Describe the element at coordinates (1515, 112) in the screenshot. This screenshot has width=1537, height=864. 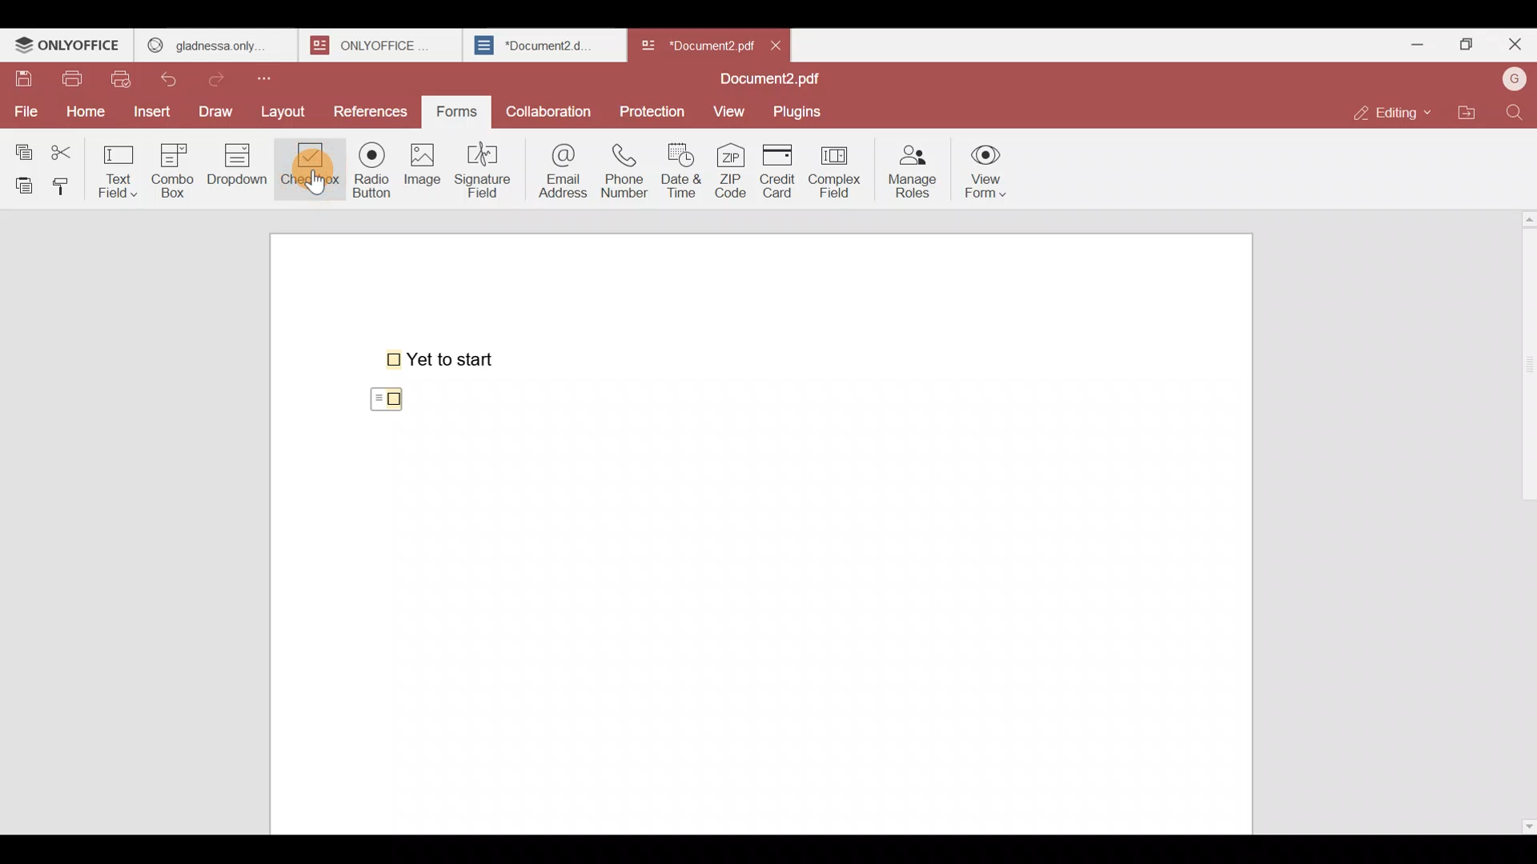
I see `Find` at that location.